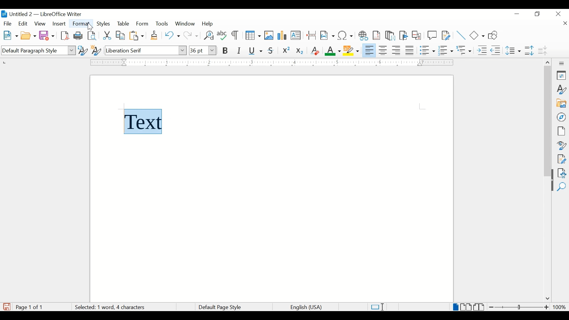 Image resolution: width=569 pixels, height=320 pixels. Describe the element at coordinates (432, 35) in the screenshot. I see `new comment` at that location.